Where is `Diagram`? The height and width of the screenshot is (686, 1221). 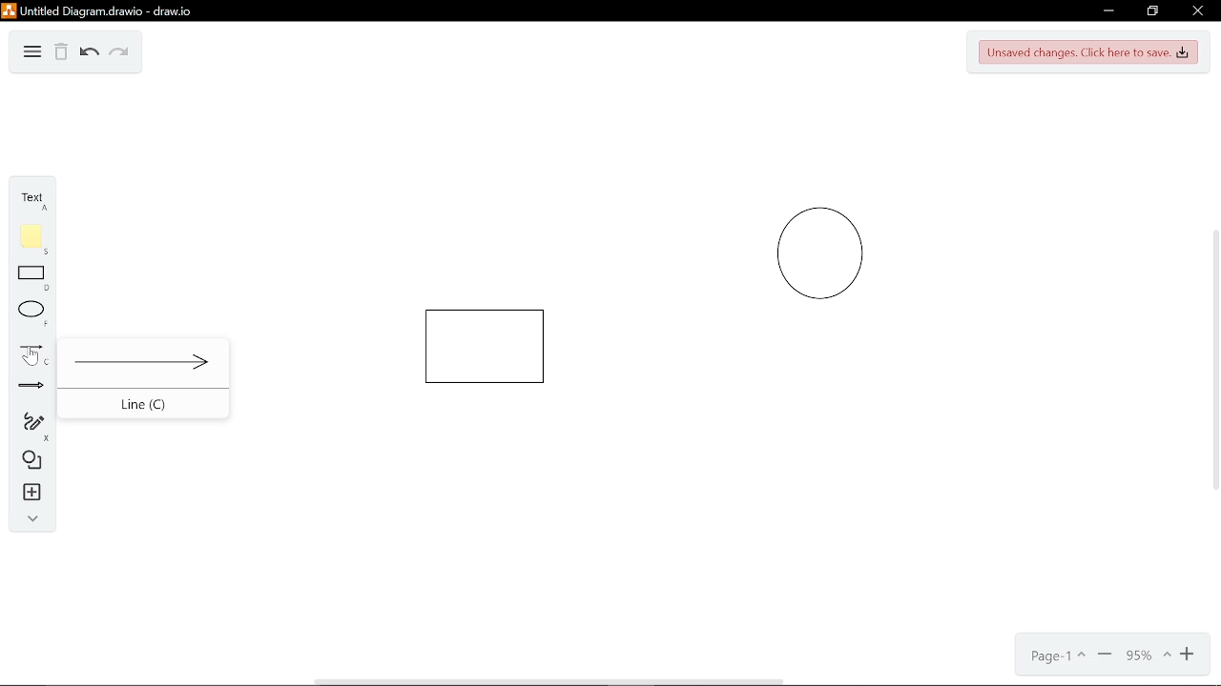
Diagram is located at coordinates (29, 459).